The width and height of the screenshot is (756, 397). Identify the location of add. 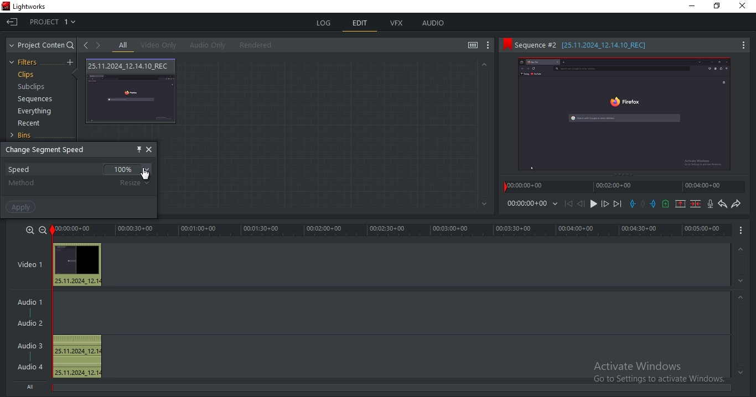
(71, 62).